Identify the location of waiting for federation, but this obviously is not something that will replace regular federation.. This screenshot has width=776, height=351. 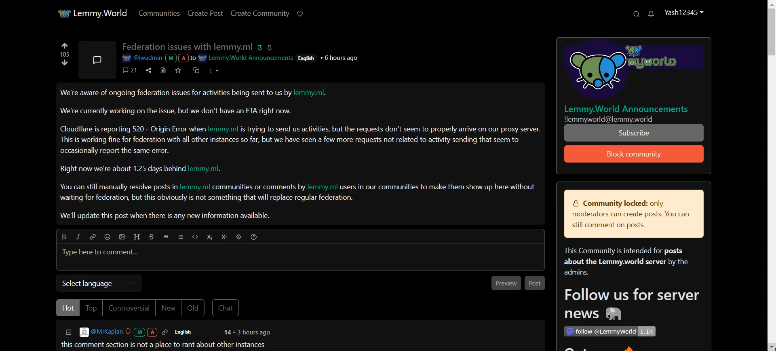
(209, 198).